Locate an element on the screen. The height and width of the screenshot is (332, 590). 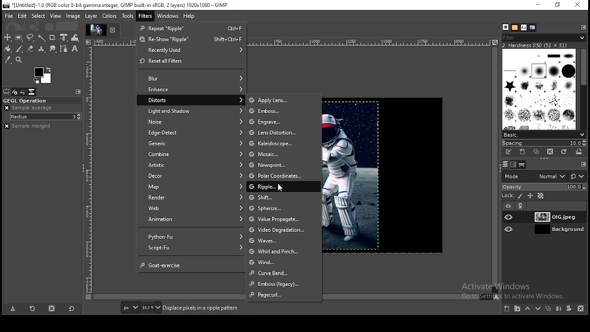
warp transform is located at coordinates (75, 37).